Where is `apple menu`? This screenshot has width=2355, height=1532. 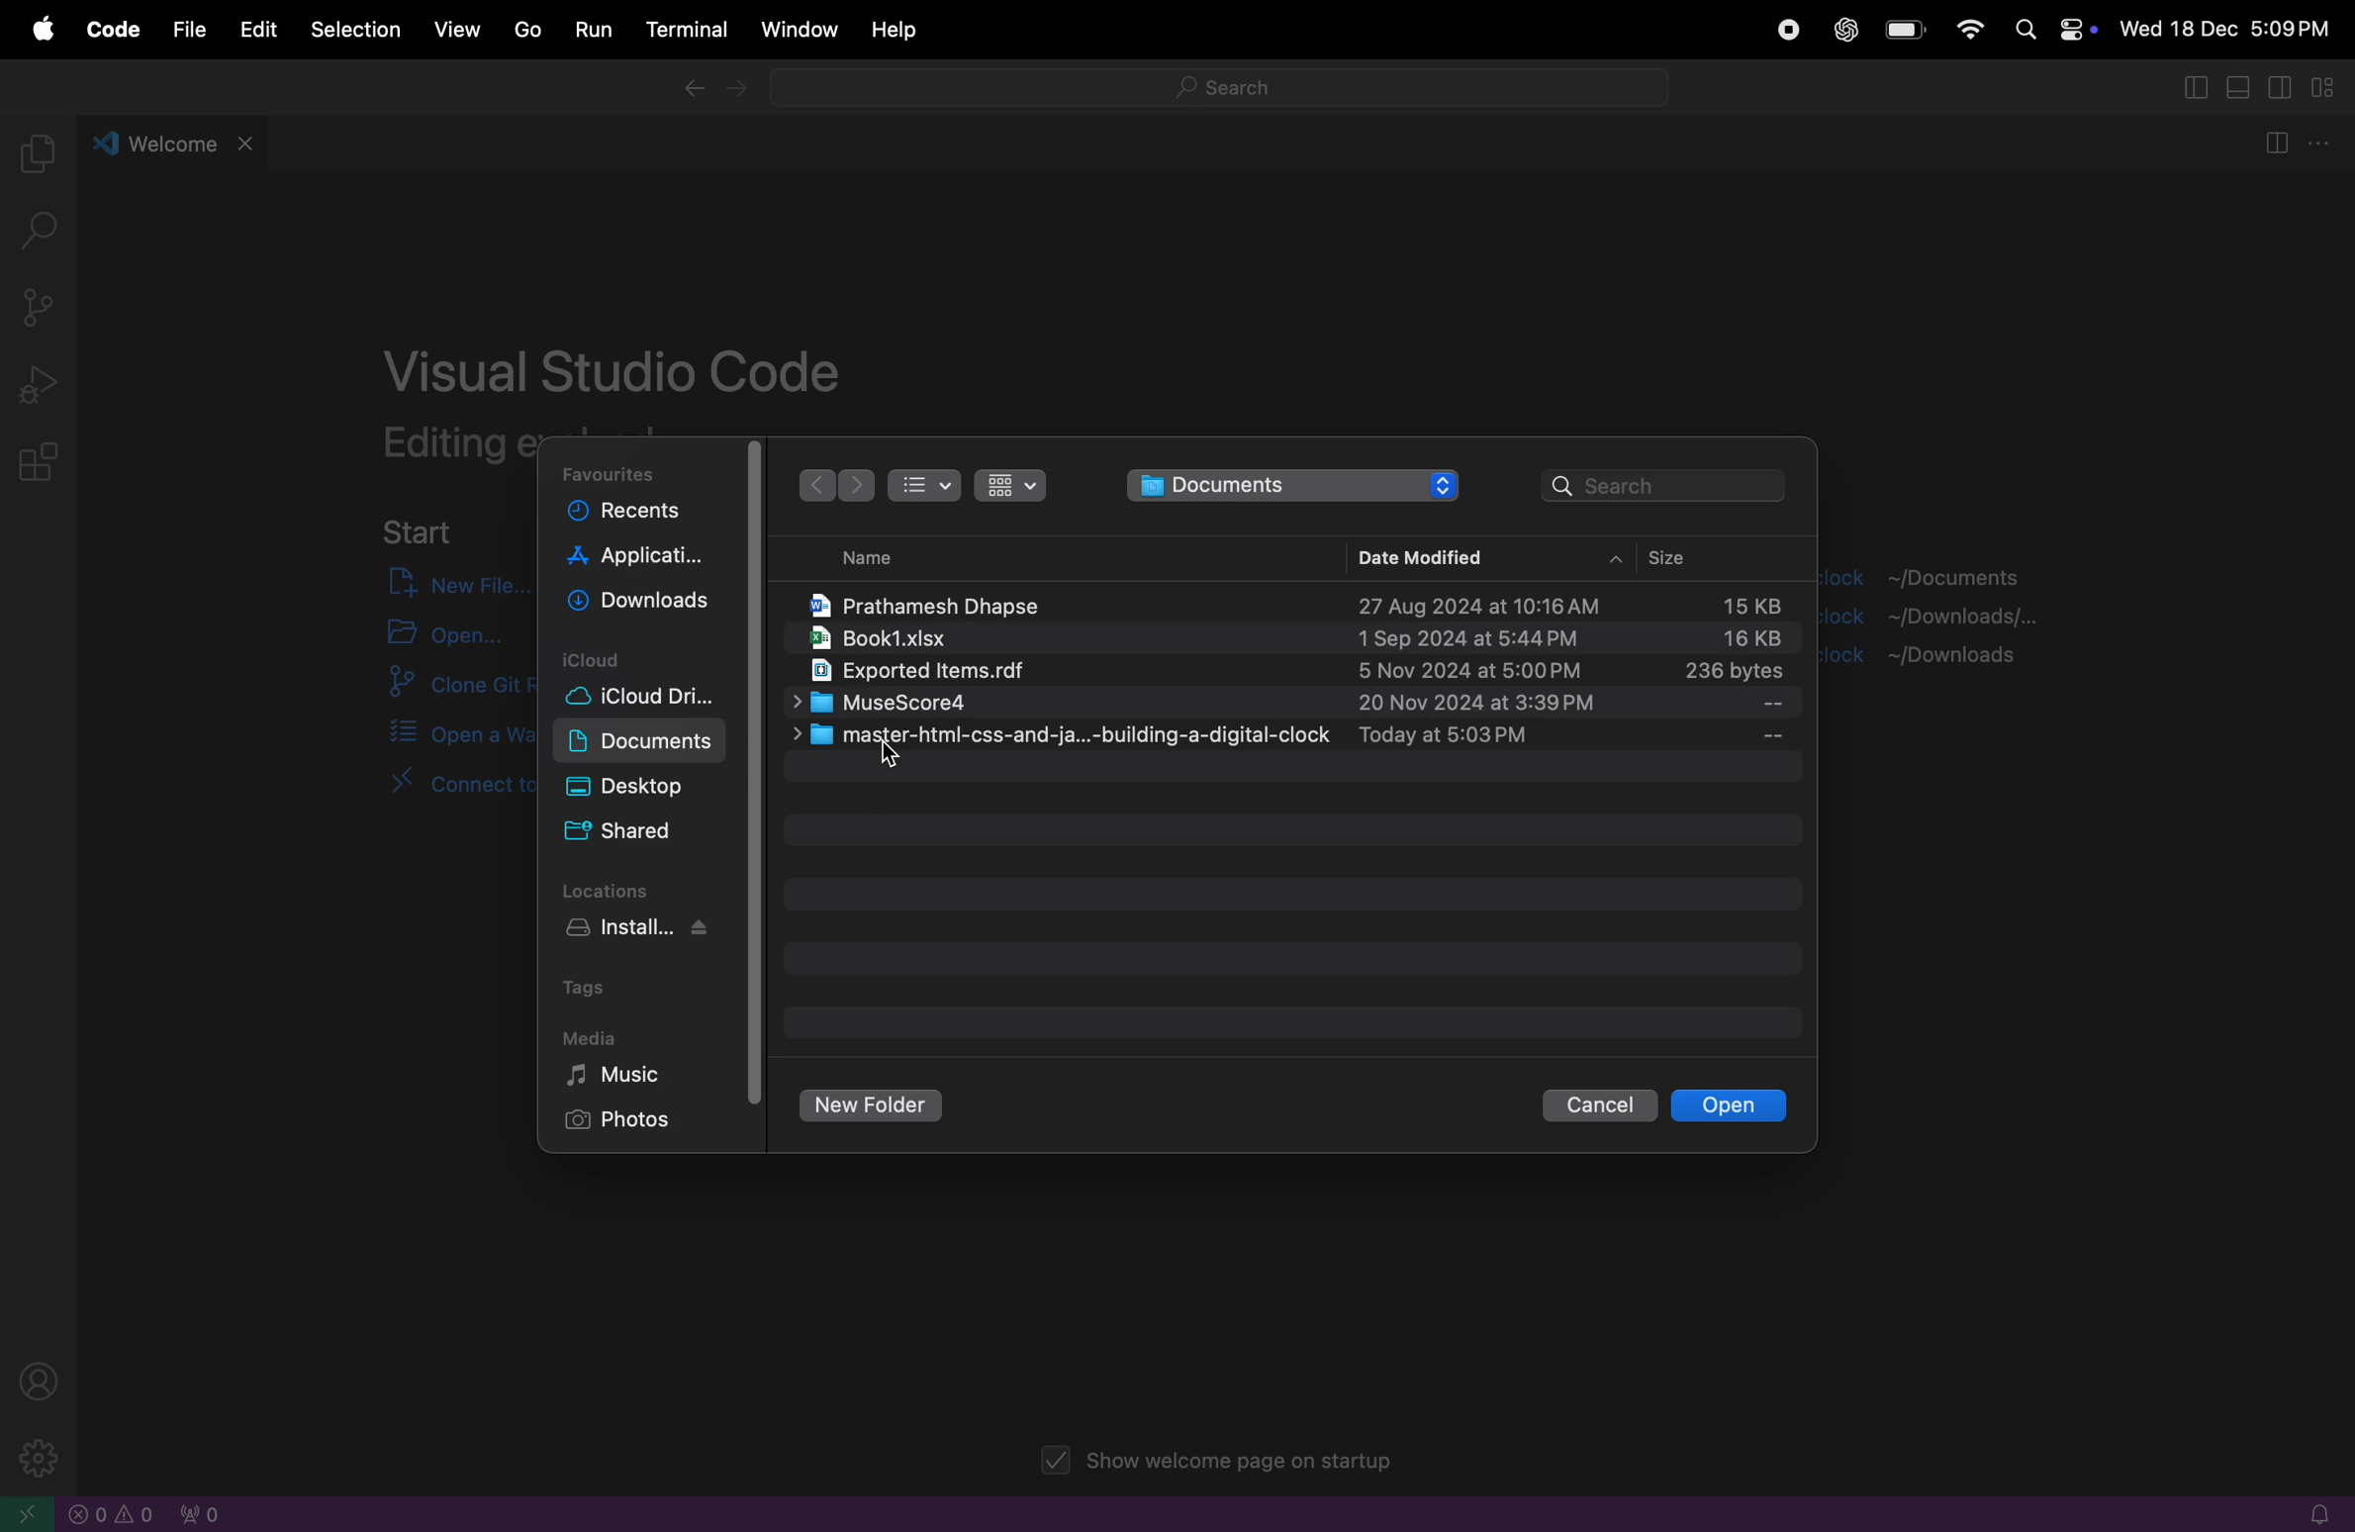 apple menu is located at coordinates (42, 31).